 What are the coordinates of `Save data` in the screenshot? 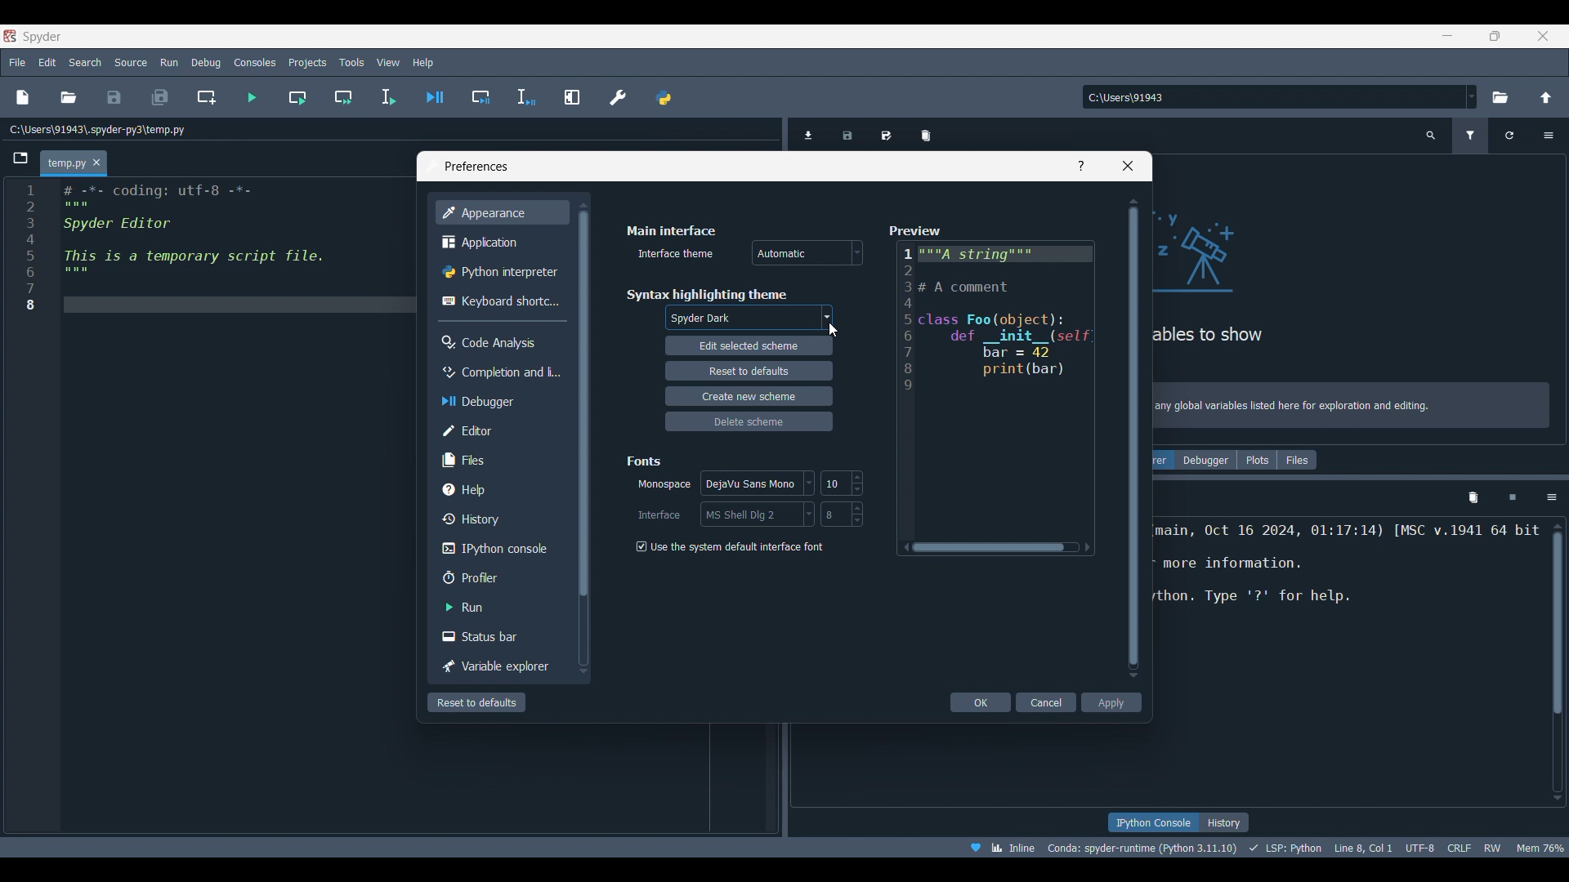 It's located at (849, 131).